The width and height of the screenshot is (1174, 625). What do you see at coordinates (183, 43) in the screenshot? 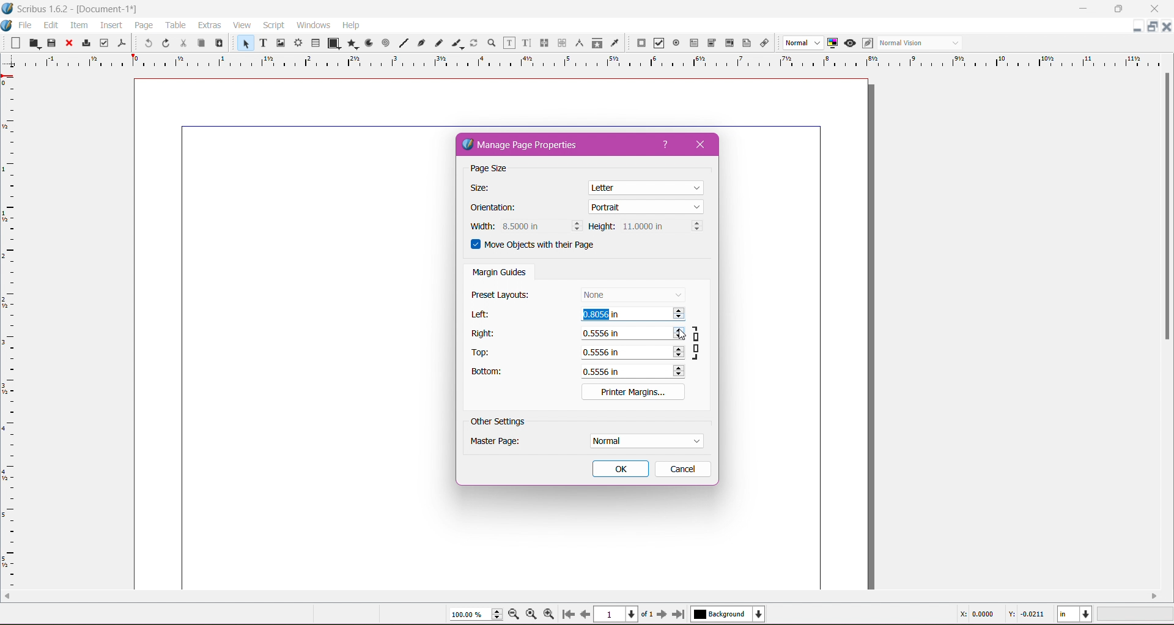
I see `Cut` at bounding box center [183, 43].